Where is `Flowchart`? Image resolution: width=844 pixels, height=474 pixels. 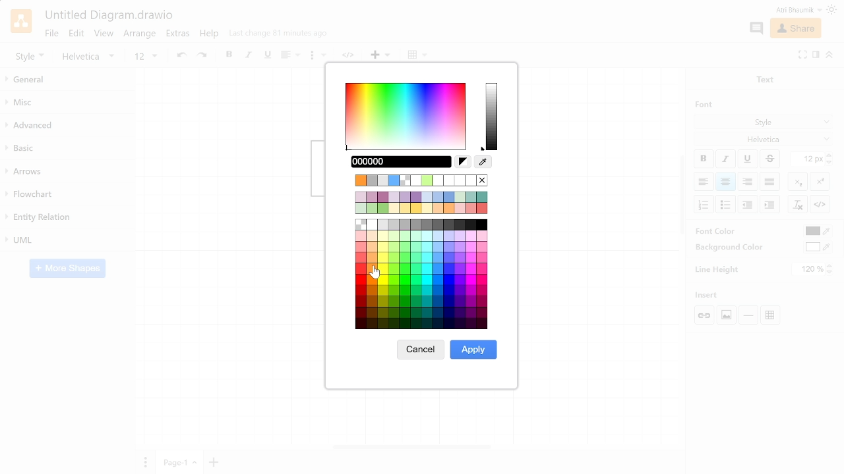 Flowchart is located at coordinates (65, 195).